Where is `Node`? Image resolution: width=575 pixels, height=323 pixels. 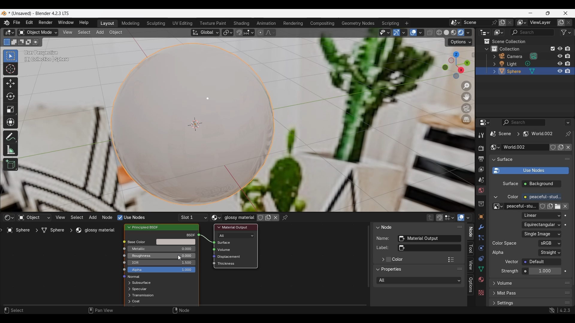
Node is located at coordinates (181, 310).